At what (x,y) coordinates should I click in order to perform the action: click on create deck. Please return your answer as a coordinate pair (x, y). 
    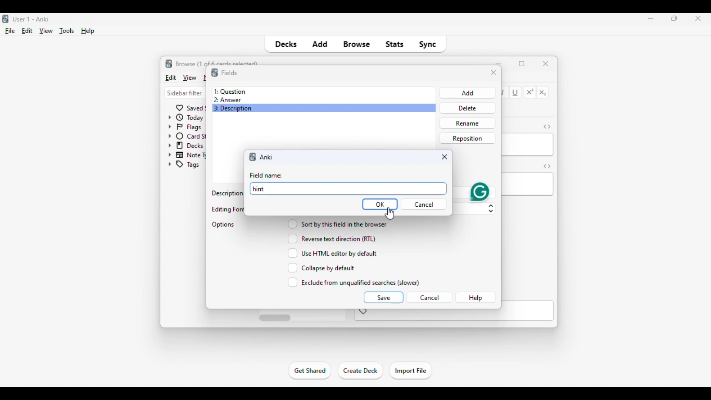
    Looking at the image, I should click on (361, 371).